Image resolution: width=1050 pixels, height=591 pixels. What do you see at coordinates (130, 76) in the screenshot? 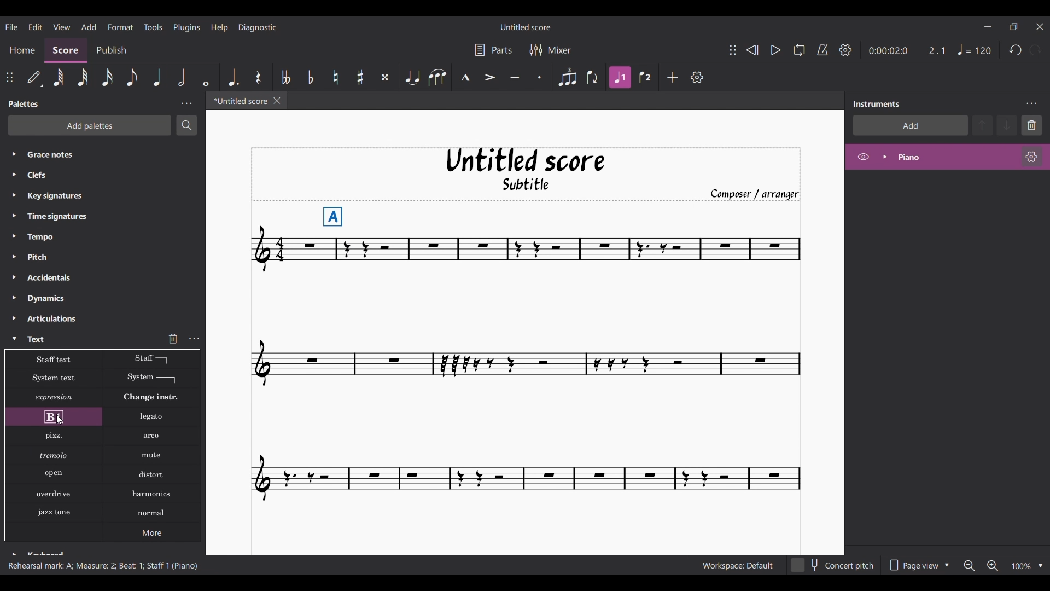
I see `8th note` at bounding box center [130, 76].